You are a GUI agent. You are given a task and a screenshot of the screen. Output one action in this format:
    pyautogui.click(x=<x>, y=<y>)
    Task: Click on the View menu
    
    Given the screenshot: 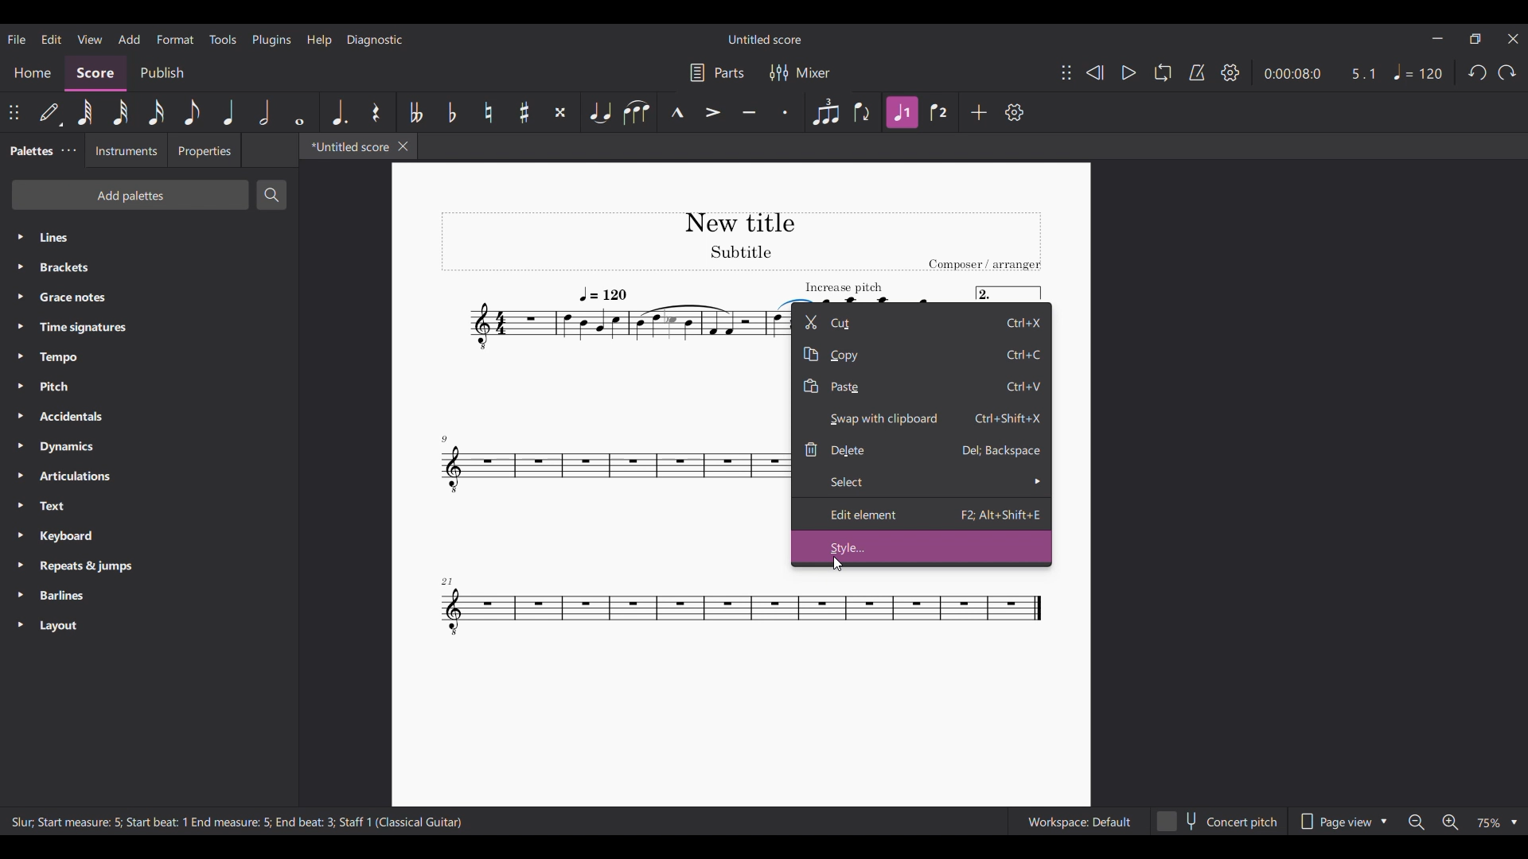 What is the action you would take?
    pyautogui.click(x=90, y=39)
    